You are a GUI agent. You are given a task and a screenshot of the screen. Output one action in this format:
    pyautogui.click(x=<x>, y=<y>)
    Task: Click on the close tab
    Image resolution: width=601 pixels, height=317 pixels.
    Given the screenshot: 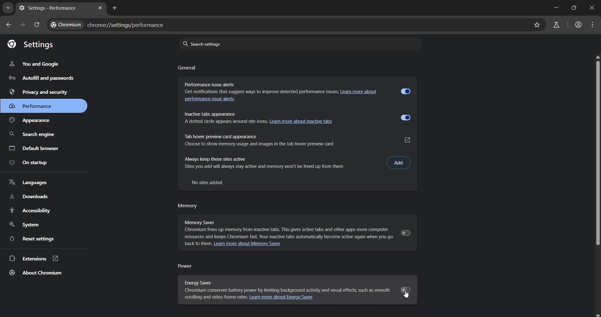 What is the action you would take?
    pyautogui.click(x=101, y=8)
    